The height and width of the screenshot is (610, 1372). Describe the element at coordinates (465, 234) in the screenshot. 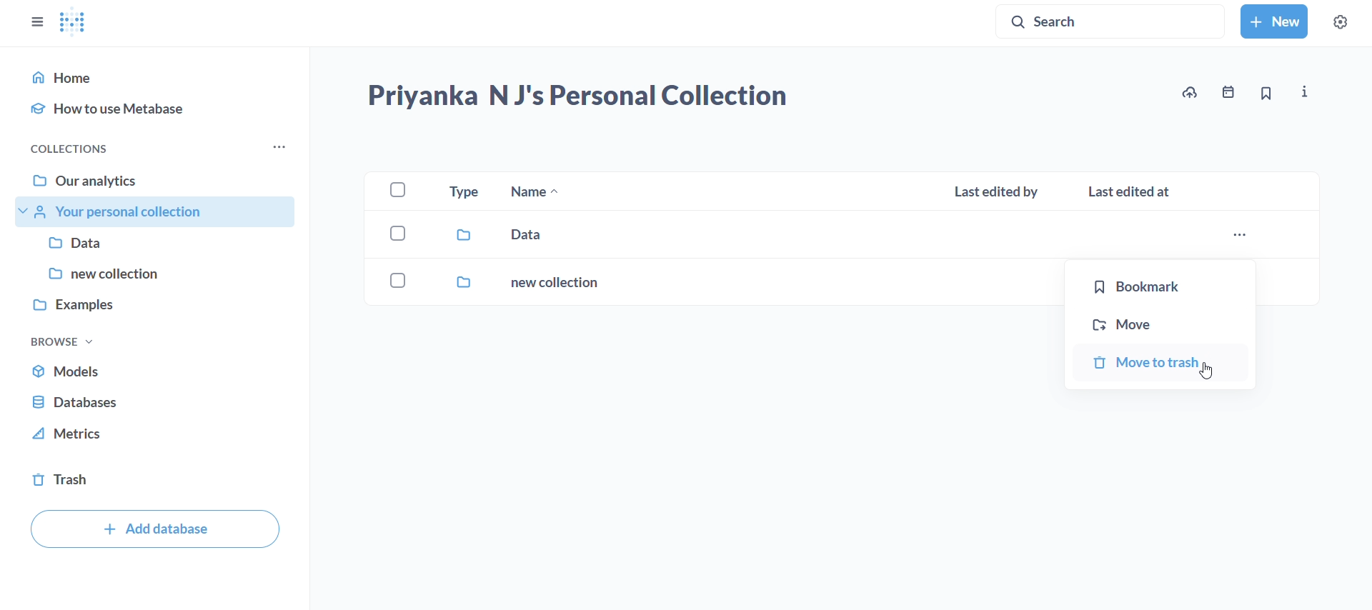

I see `data` at that location.